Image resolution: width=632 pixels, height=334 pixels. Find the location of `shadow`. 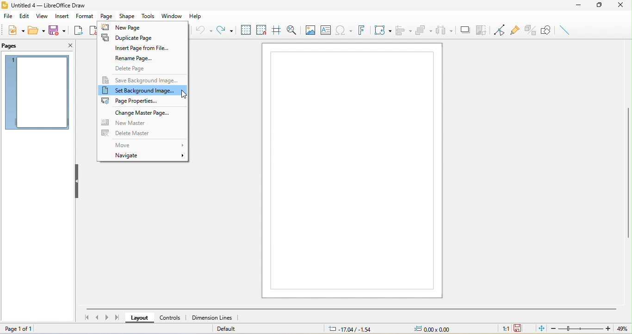

shadow is located at coordinates (465, 30).